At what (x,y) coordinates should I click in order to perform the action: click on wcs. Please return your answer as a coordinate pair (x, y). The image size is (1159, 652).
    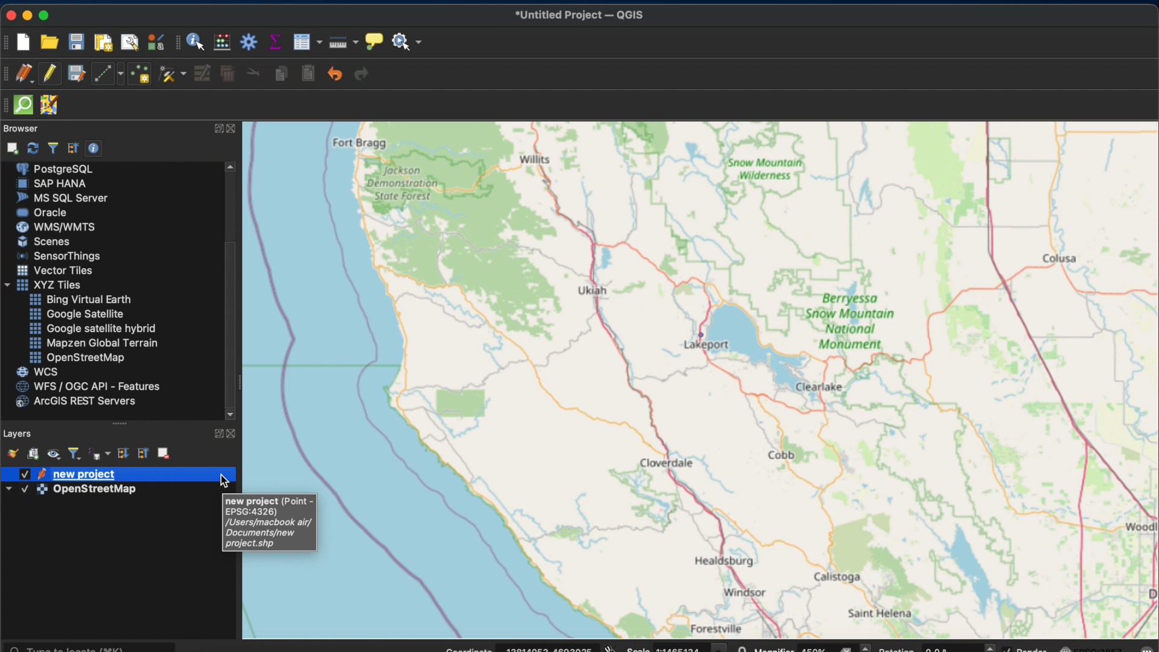
    Looking at the image, I should click on (37, 371).